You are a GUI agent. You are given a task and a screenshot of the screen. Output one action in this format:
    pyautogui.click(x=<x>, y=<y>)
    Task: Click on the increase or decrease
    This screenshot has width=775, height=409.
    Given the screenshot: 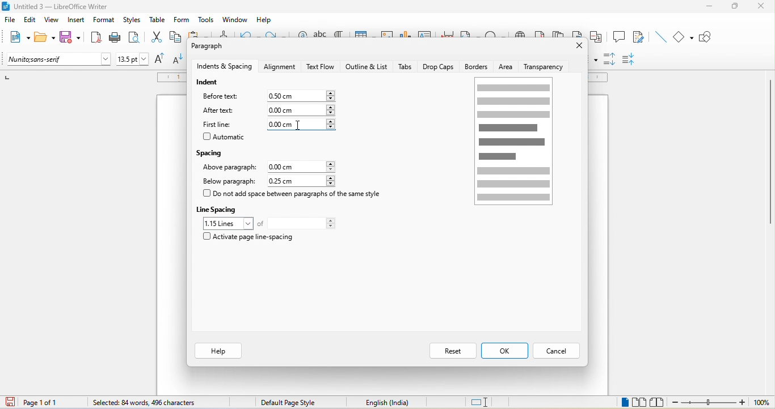 What is the action you would take?
    pyautogui.click(x=331, y=125)
    